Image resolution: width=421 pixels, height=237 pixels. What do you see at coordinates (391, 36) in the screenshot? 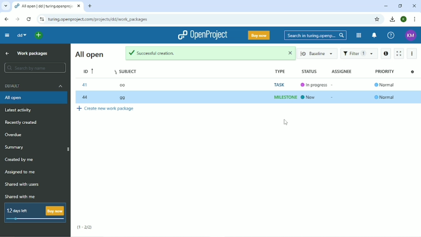
I see `Help` at bounding box center [391, 36].